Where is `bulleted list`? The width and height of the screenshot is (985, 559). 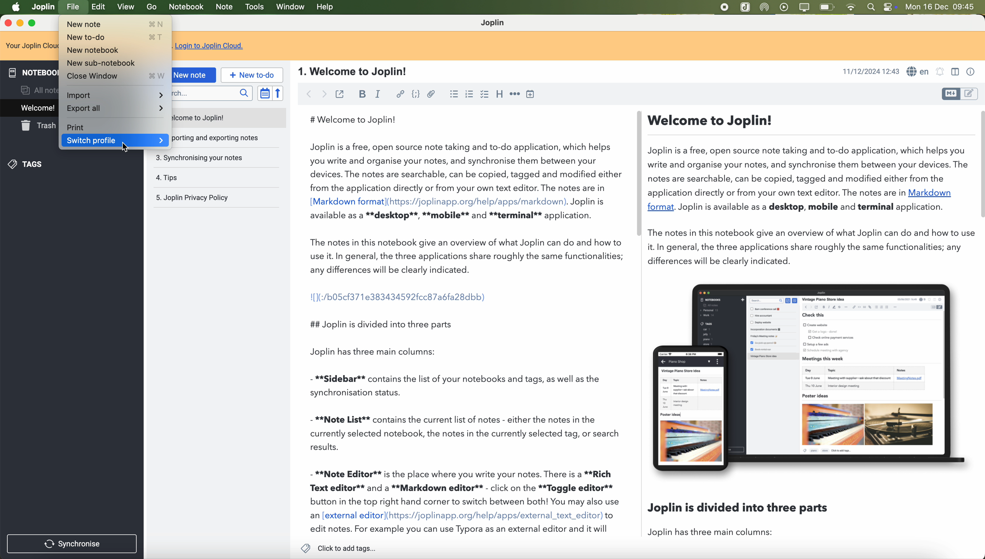 bulleted list is located at coordinates (454, 94).